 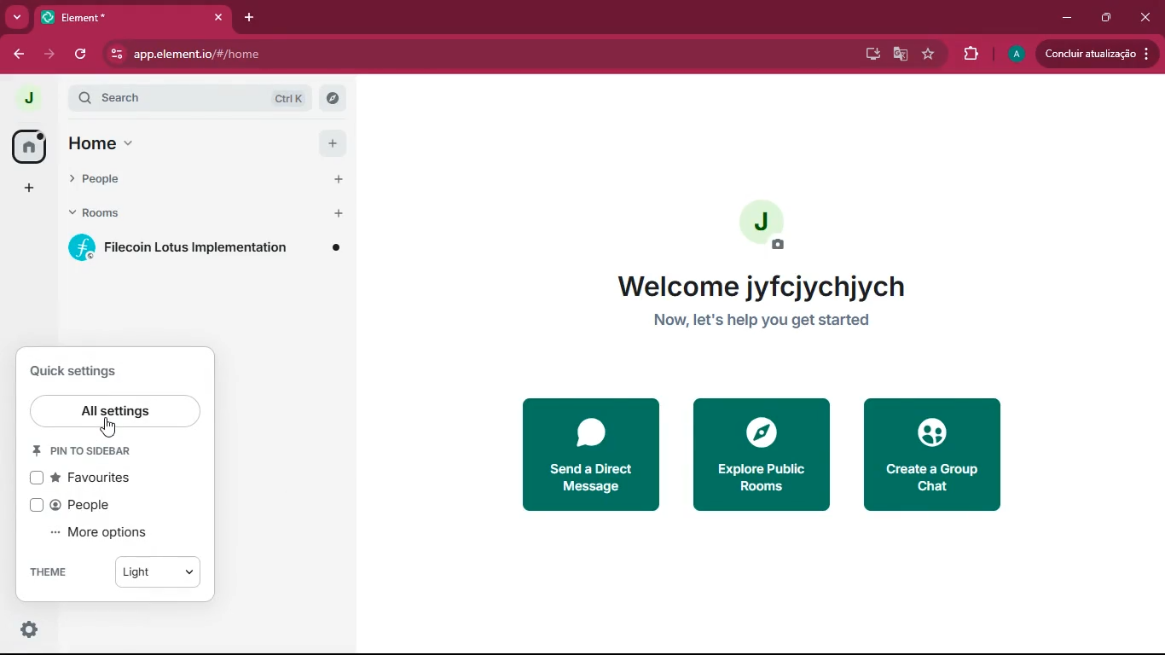 I want to click on home, so click(x=26, y=146).